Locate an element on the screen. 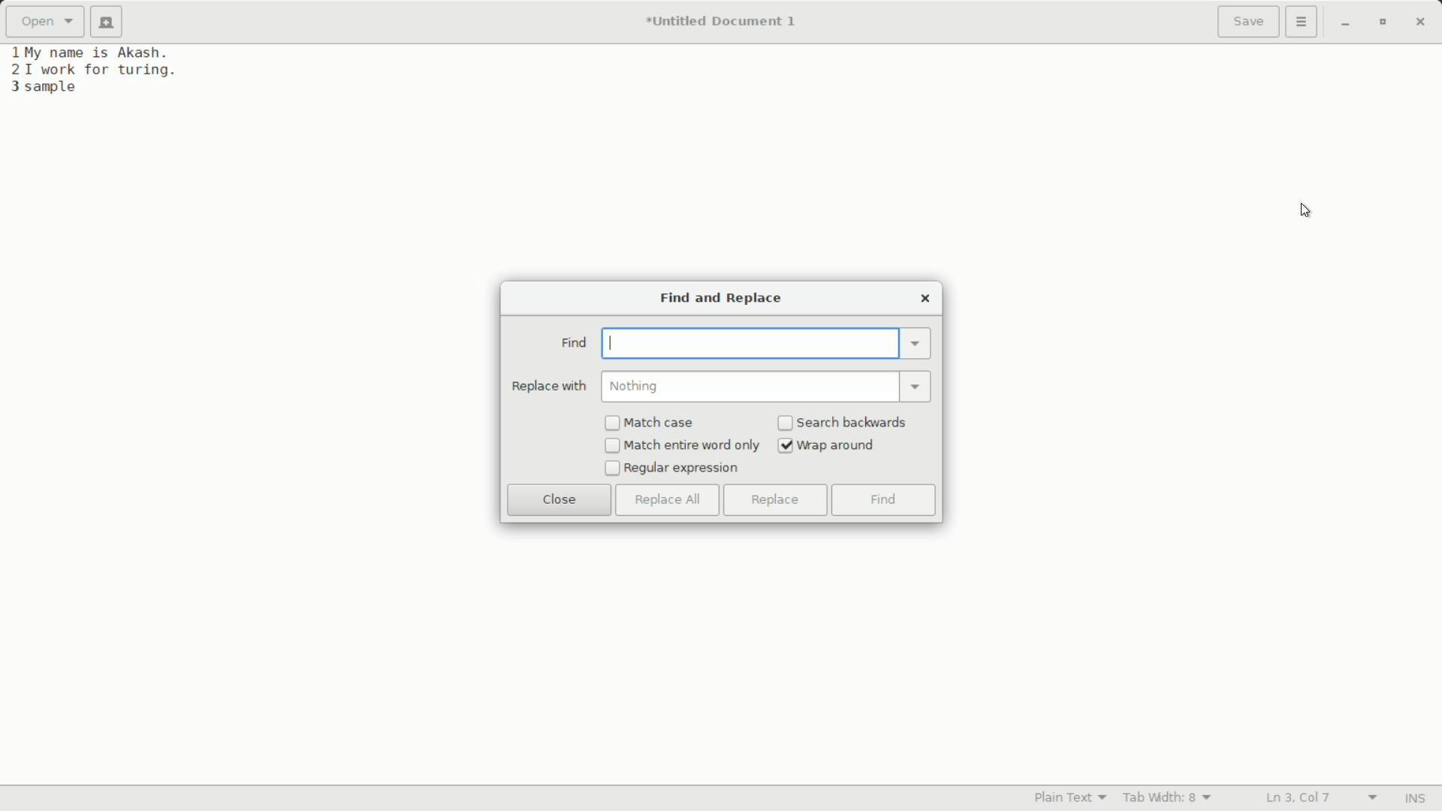 The width and height of the screenshot is (1442, 811). close is located at coordinates (925, 298).